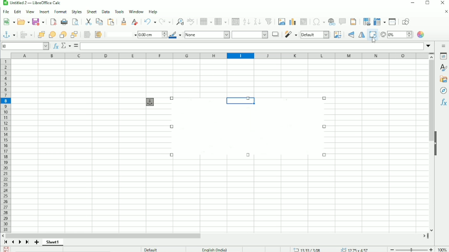 Image resolution: width=449 pixels, height=252 pixels. Describe the element at coordinates (214, 249) in the screenshot. I see `English (India)` at that location.